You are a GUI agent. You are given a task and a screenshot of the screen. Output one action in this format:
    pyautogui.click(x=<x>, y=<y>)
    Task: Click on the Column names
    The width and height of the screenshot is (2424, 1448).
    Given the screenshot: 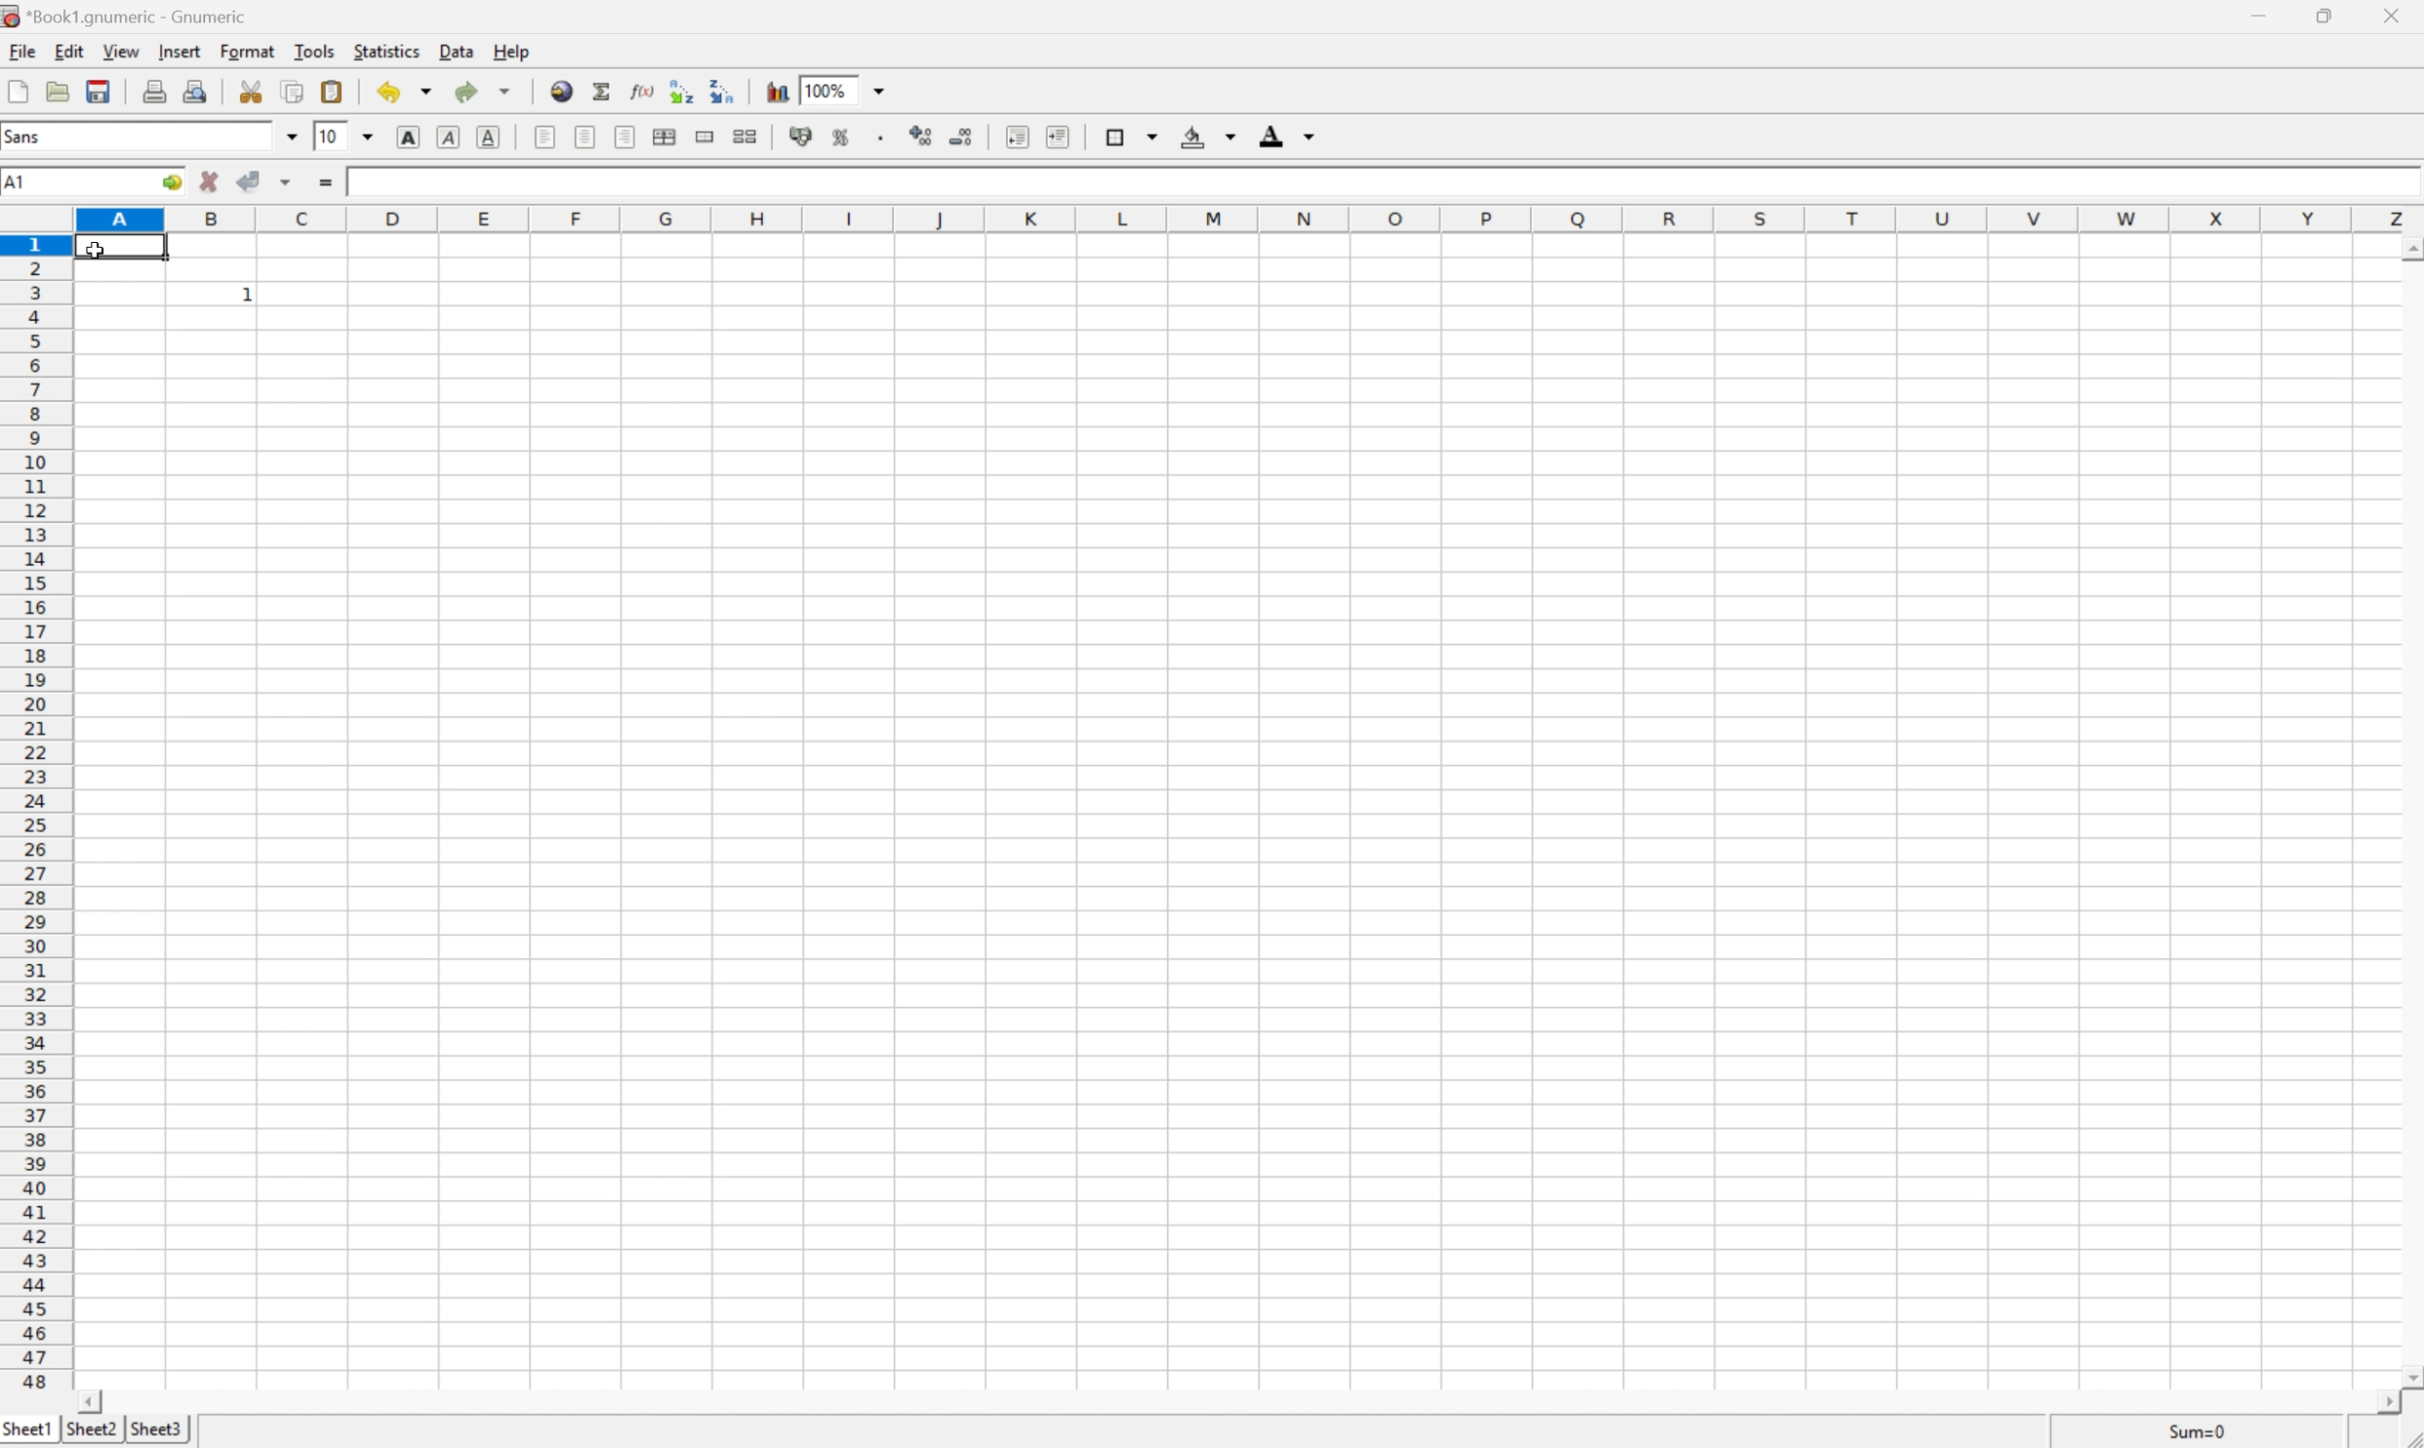 What is the action you would take?
    pyautogui.click(x=1249, y=223)
    